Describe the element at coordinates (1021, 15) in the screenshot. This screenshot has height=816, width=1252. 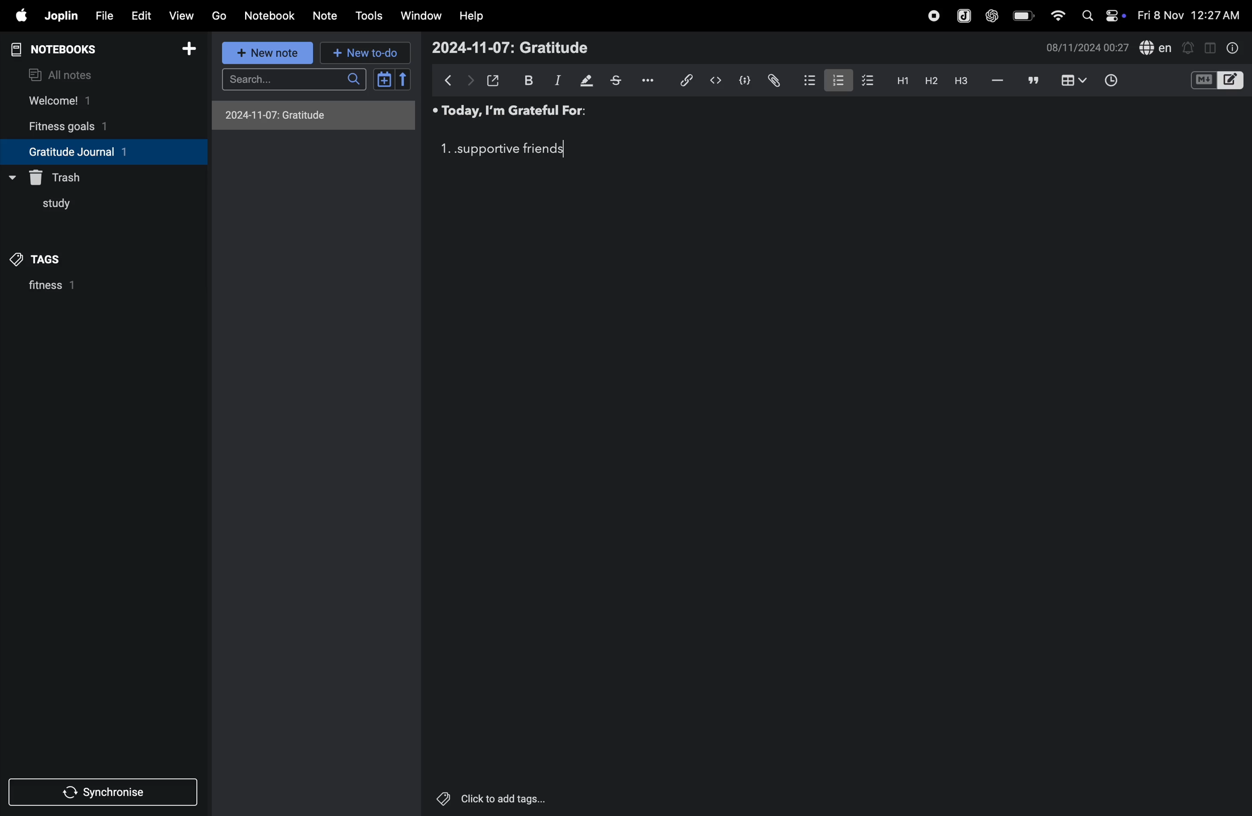
I see `battery` at that location.